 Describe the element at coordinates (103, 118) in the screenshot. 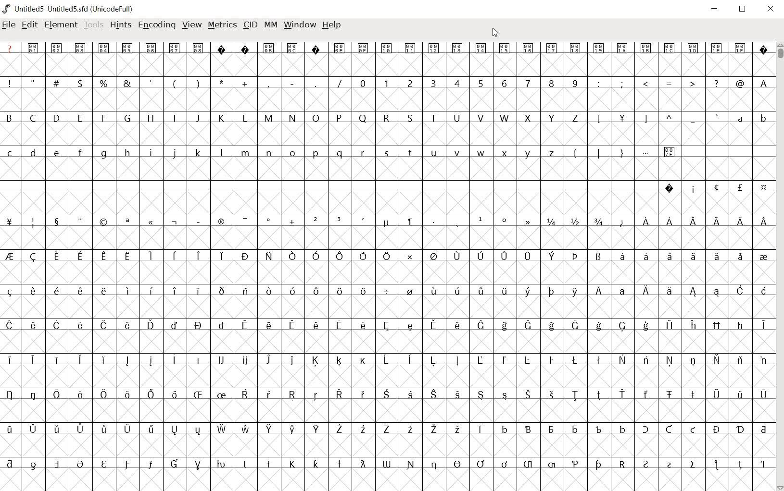

I see `F` at that location.